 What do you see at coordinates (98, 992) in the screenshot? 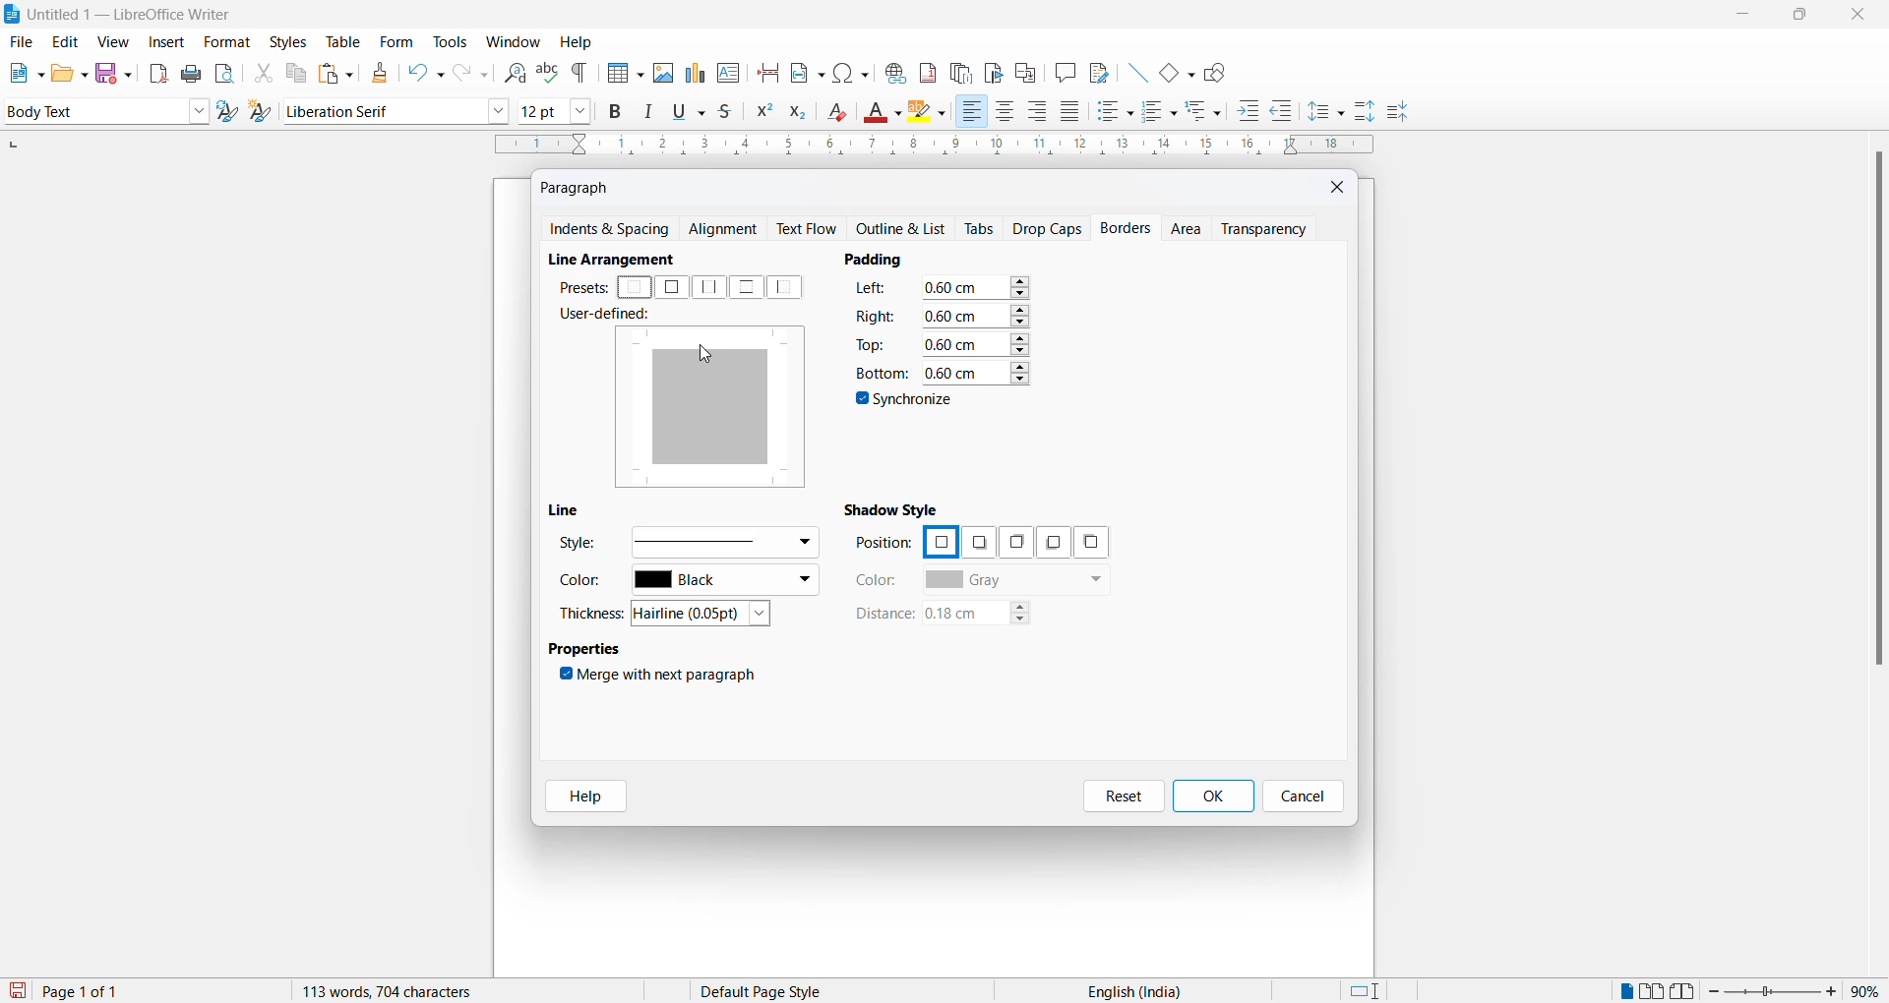
I see `total page and current page` at bounding box center [98, 992].